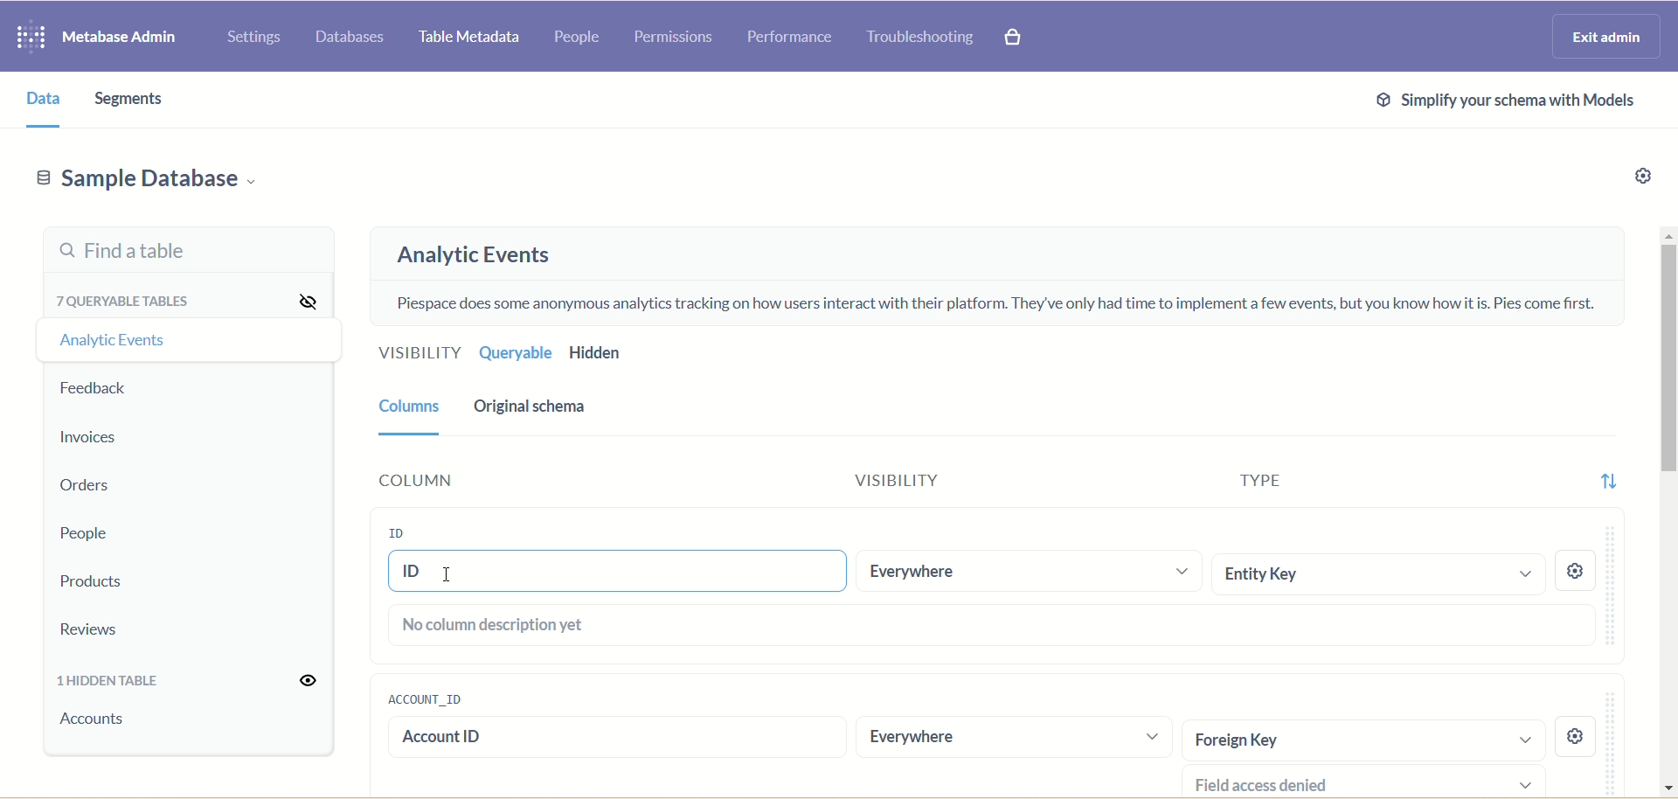 Image resolution: width=1678 pixels, height=799 pixels. Describe the element at coordinates (107, 719) in the screenshot. I see `accounts` at that location.